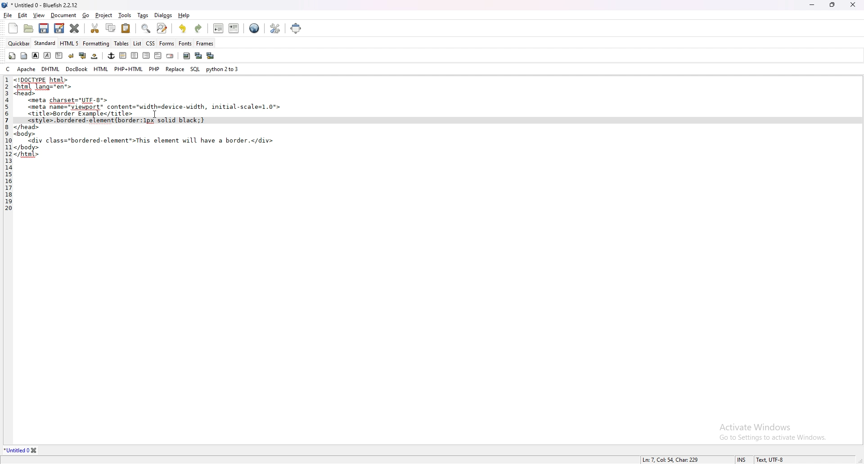 The height and width of the screenshot is (464, 864). What do you see at coordinates (135, 55) in the screenshot?
I see `center justify` at bounding box center [135, 55].